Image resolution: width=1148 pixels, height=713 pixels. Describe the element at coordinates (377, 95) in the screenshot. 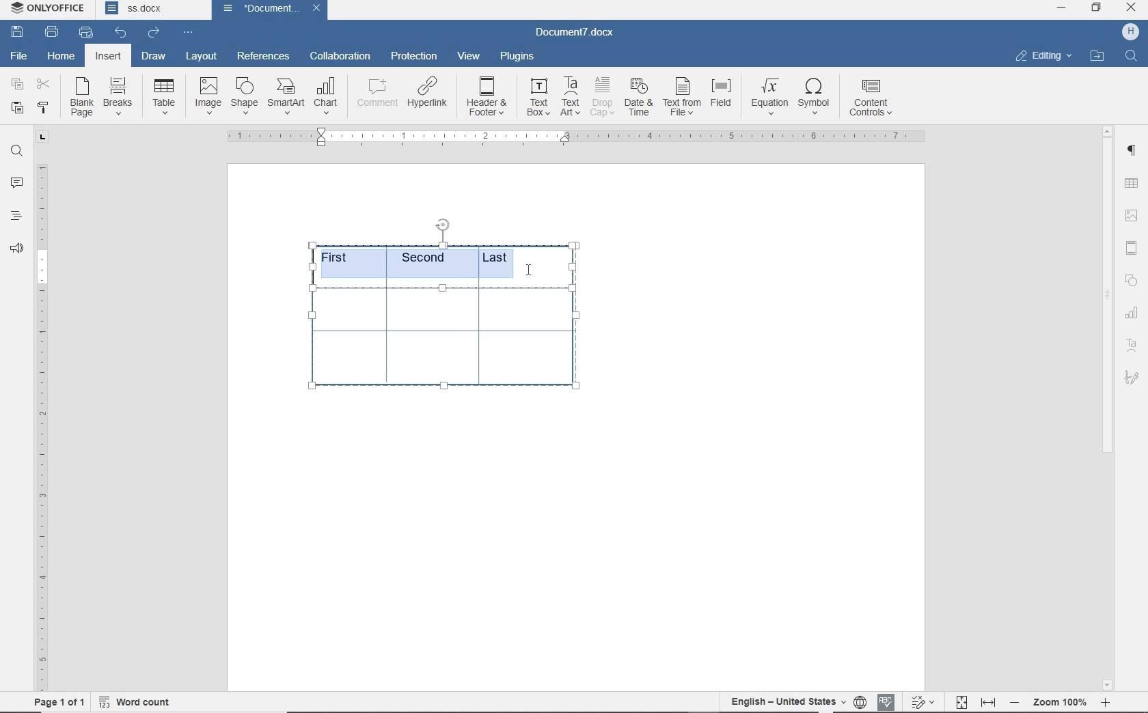

I see `comment` at that location.